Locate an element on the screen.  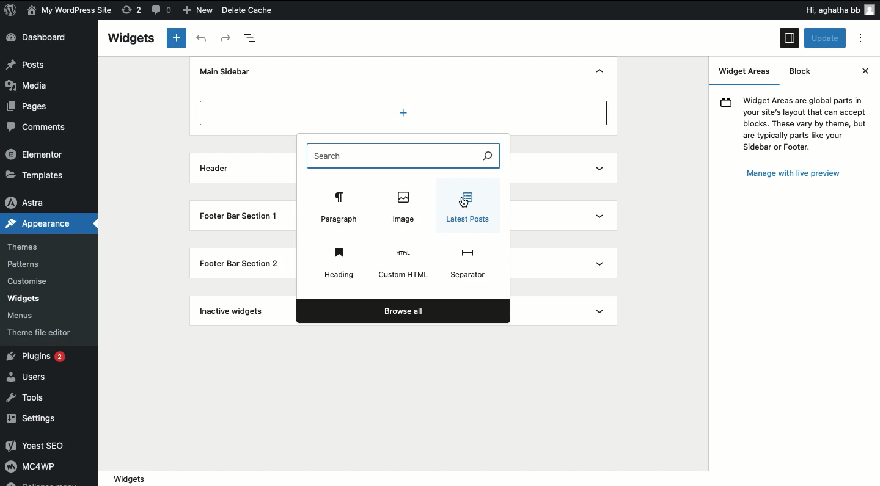
widgets is located at coordinates (34, 296).